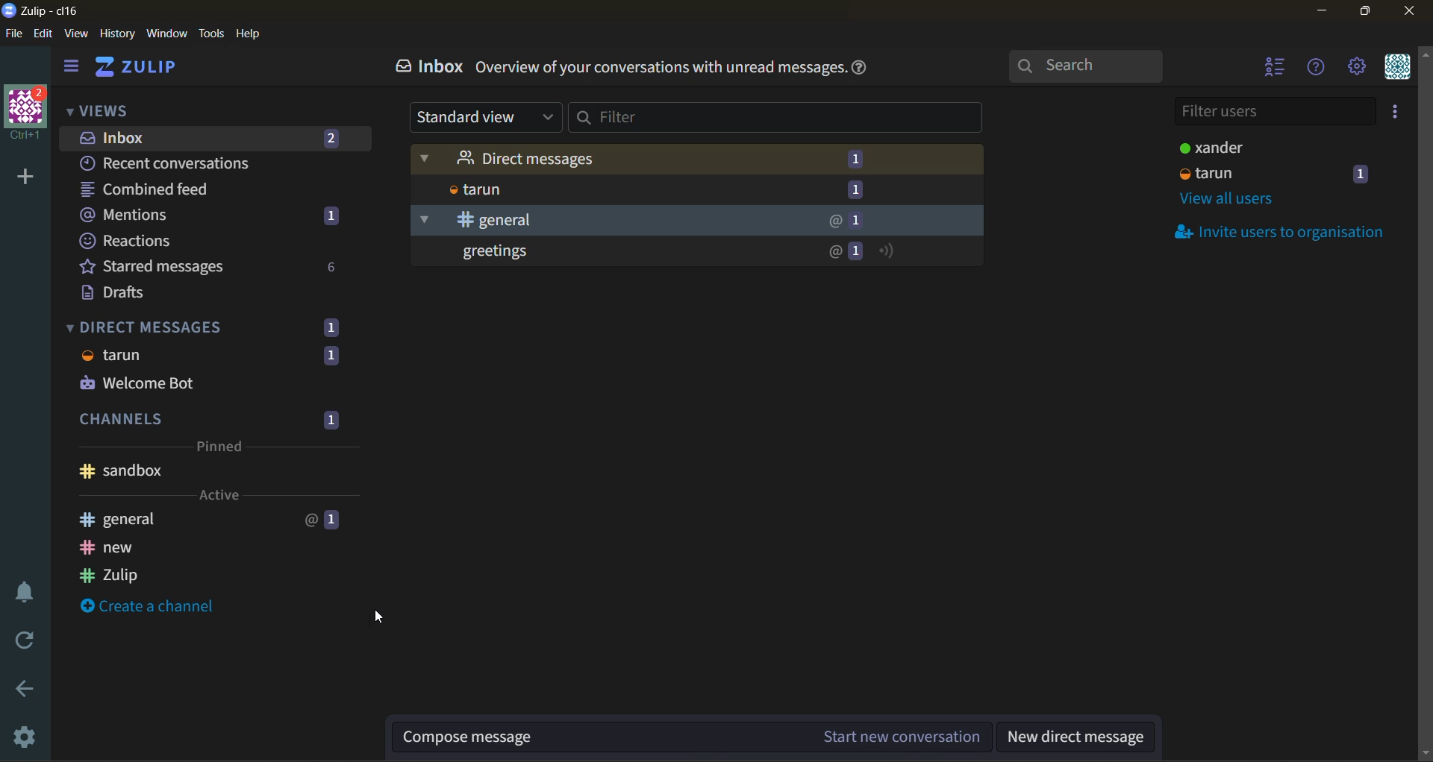 The height and width of the screenshot is (762, 1433). Describe the element at coordinates (26, 737) in the screenshot. I see `settings` at that location.